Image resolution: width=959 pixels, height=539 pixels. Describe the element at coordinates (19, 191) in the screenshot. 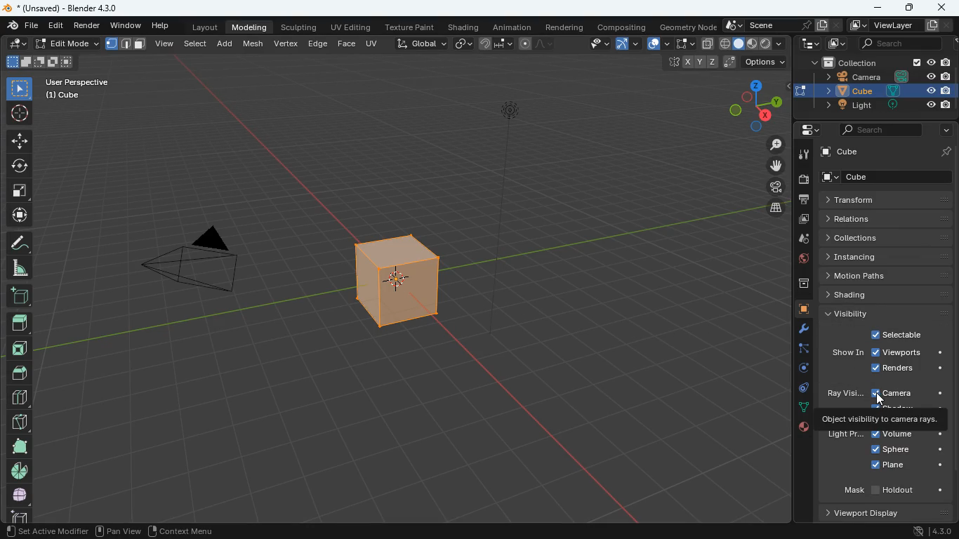

I see `fullscreen` at that location.